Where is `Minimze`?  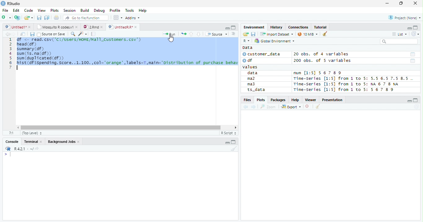 Minimze is located at coordinates (409, 28).